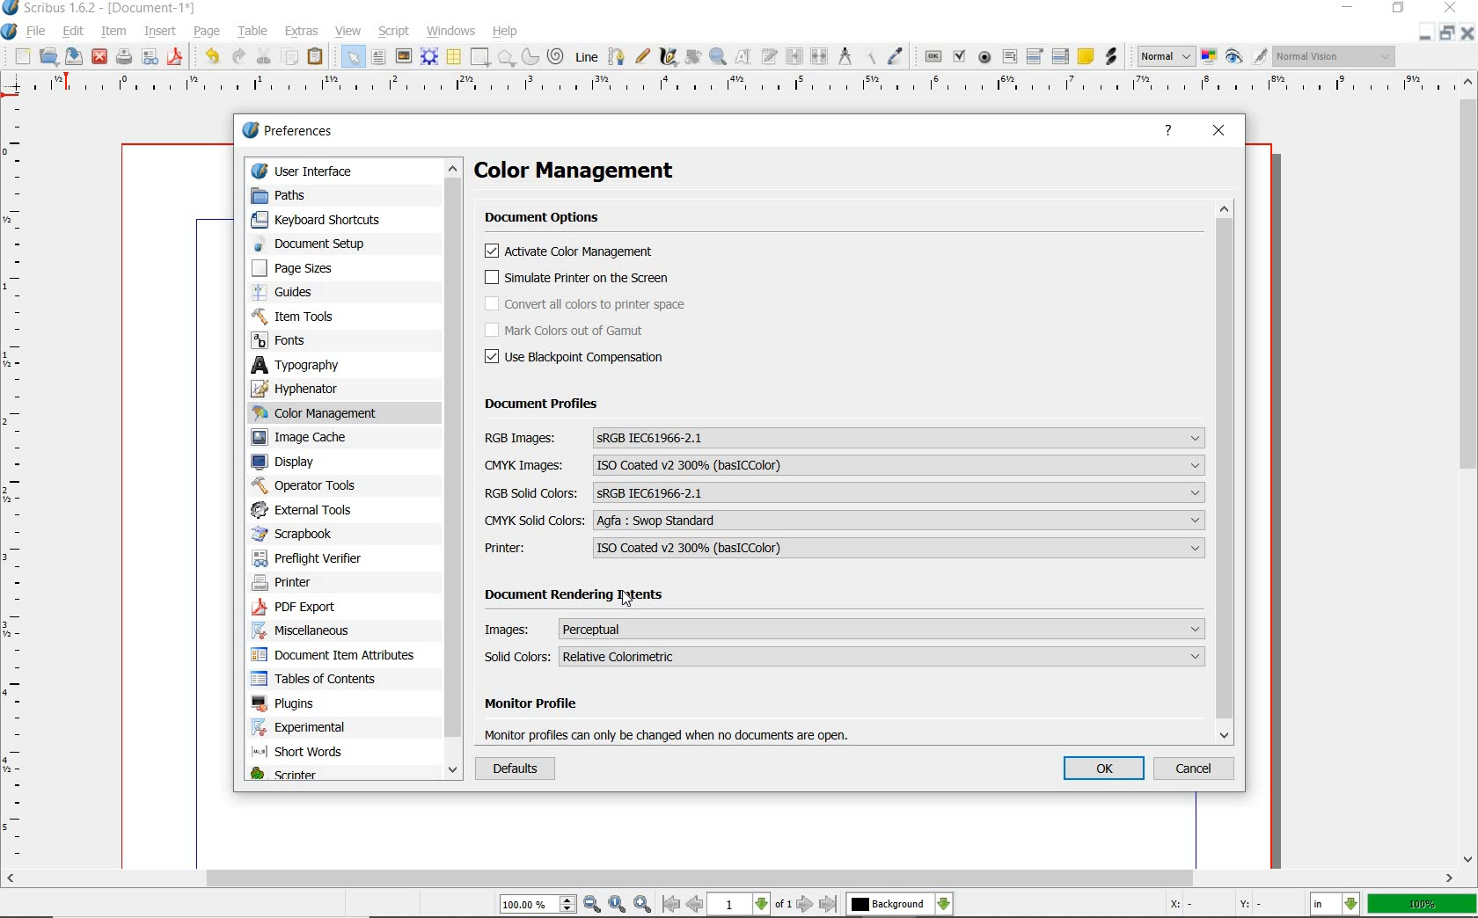 The image size is (1478, 918). What do you see at coordinates (300, 584) in the screenshot?
I see `printer` at bounding box center [300, 584].